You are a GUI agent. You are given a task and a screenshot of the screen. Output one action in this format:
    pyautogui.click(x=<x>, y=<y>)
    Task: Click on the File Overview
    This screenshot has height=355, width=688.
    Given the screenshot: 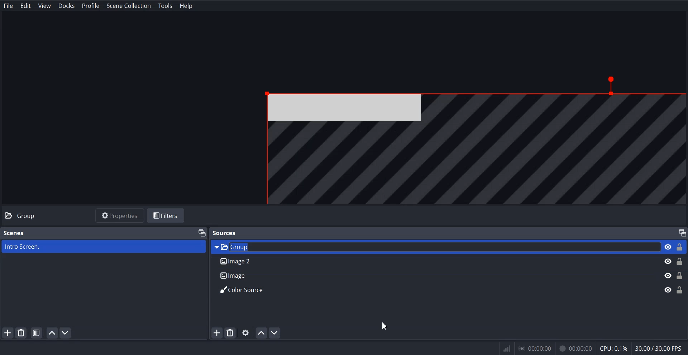 What is the action you would take?
    pyautogui.click(x=466, y=137)
    